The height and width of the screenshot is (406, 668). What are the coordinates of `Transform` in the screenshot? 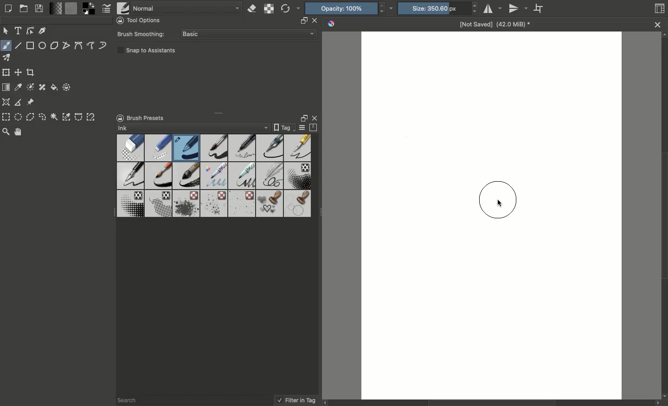 It's located at (6, 72).